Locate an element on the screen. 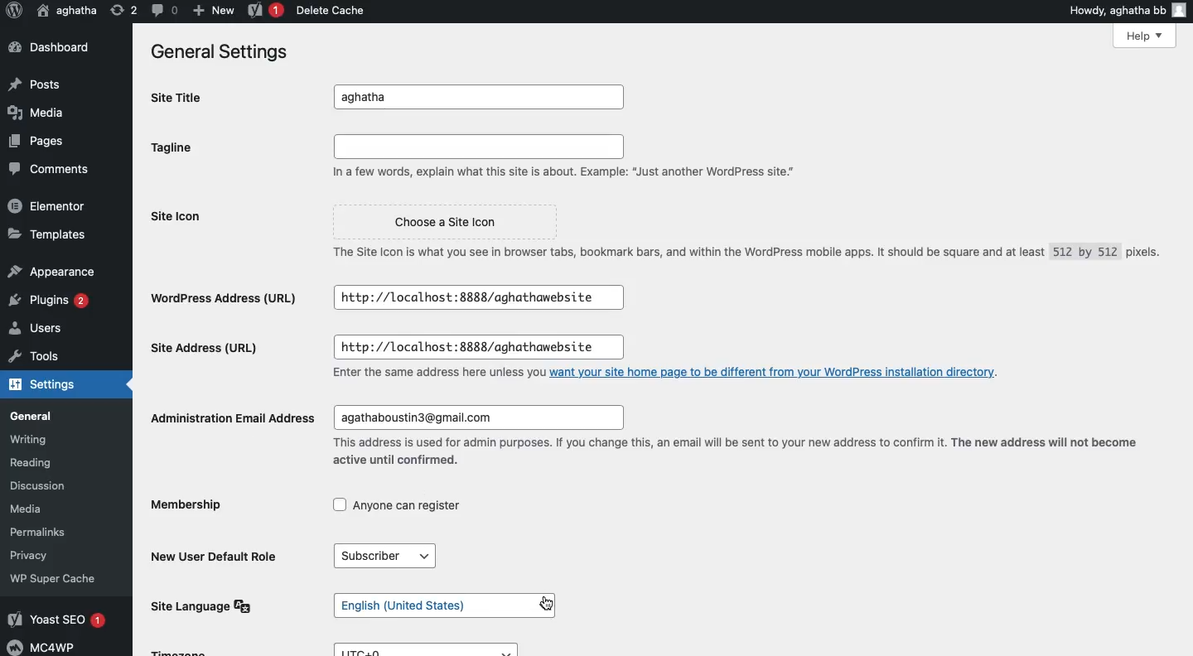 The height and width of the screenshot is (656, 1193). Appearance is located at coordinates (50, 269).